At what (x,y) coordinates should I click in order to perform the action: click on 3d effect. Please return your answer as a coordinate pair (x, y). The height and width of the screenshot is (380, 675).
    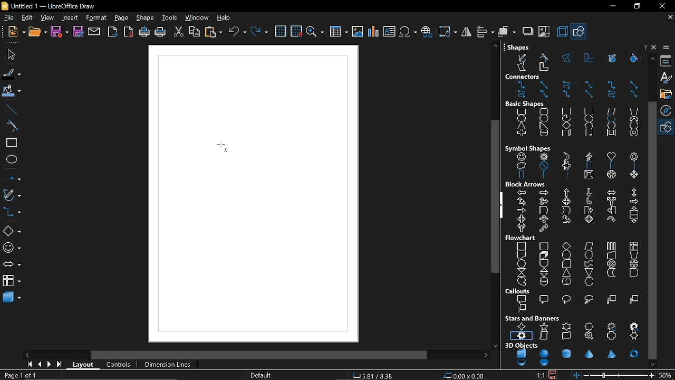
    Looking at the image, I should click on (562, 32).